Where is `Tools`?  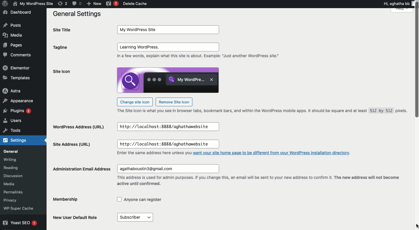 Tools is located at coordinates (15, 131).